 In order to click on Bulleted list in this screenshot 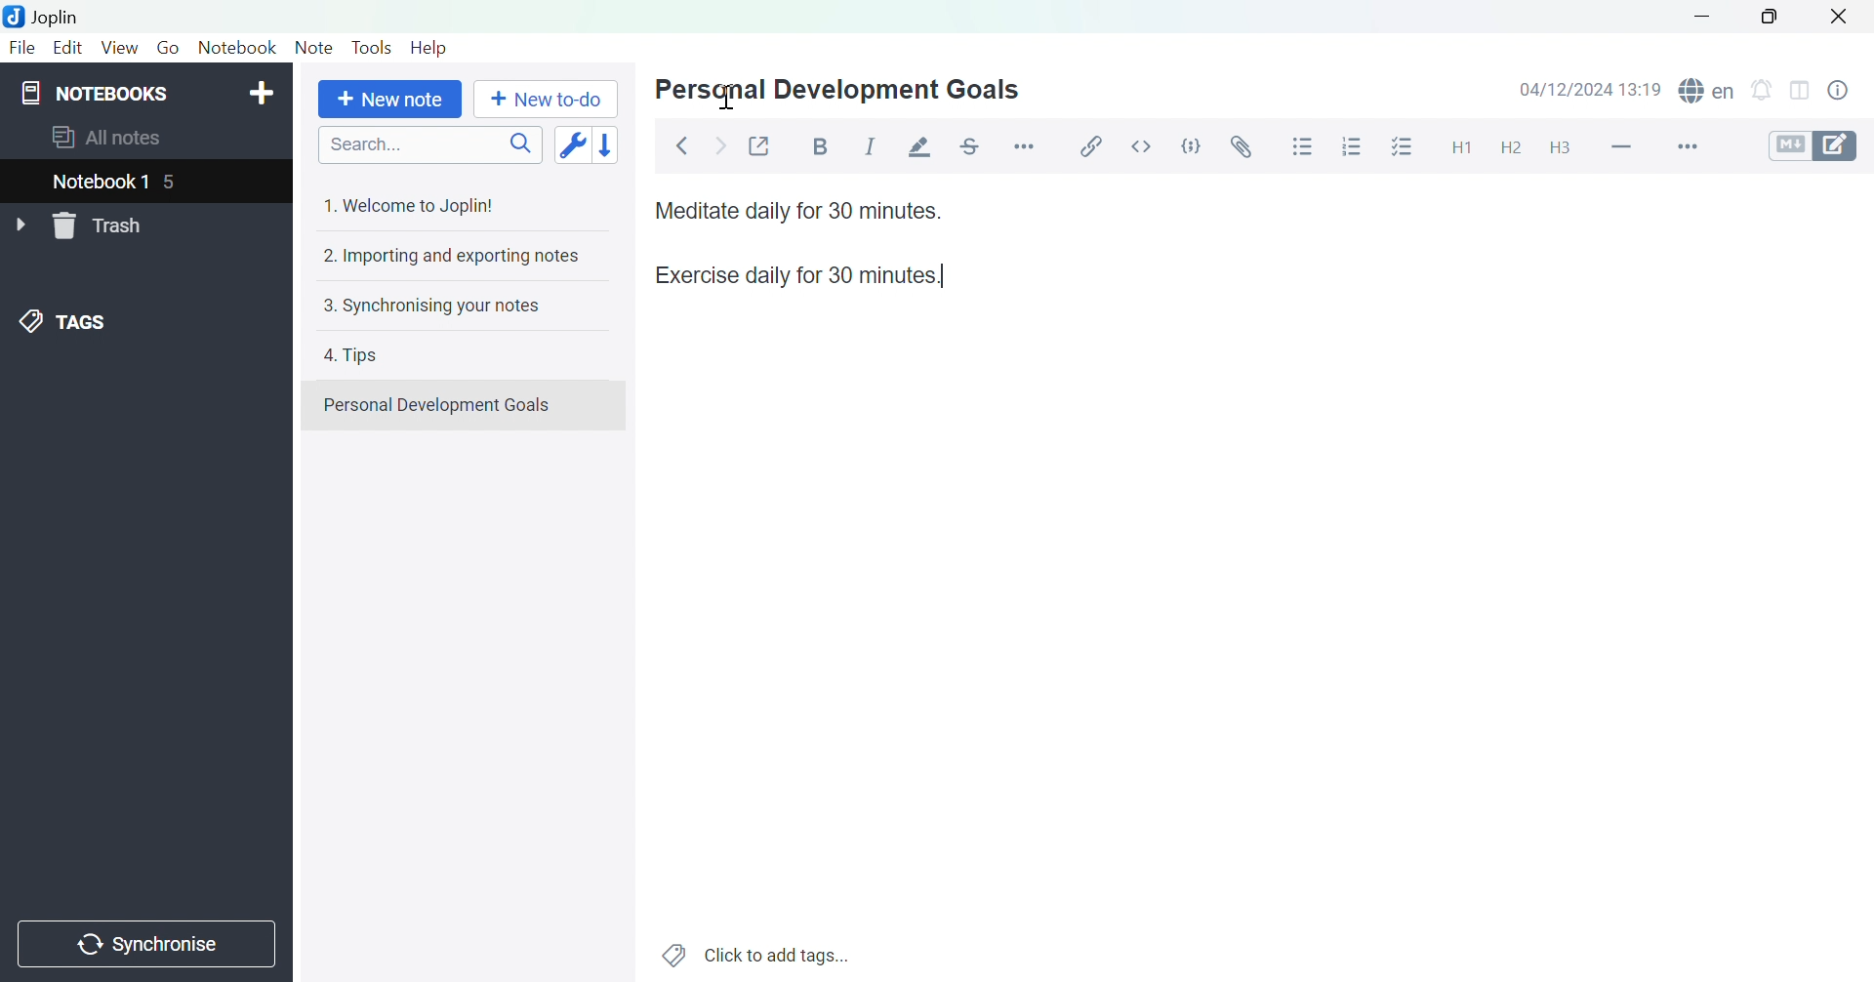, I will do `click(1304, 148)`.